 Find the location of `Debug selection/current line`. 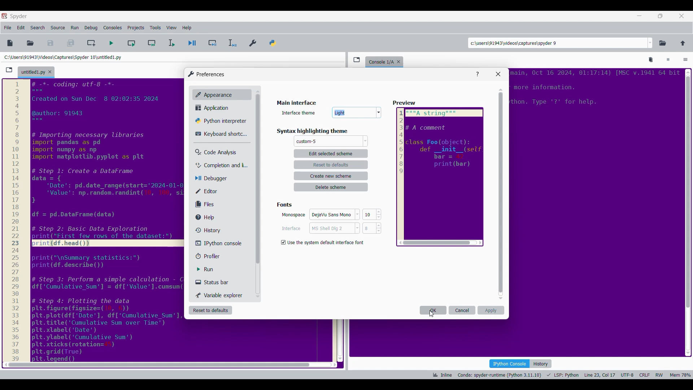

Debug selection/current line is located at coordinates (232, 43).